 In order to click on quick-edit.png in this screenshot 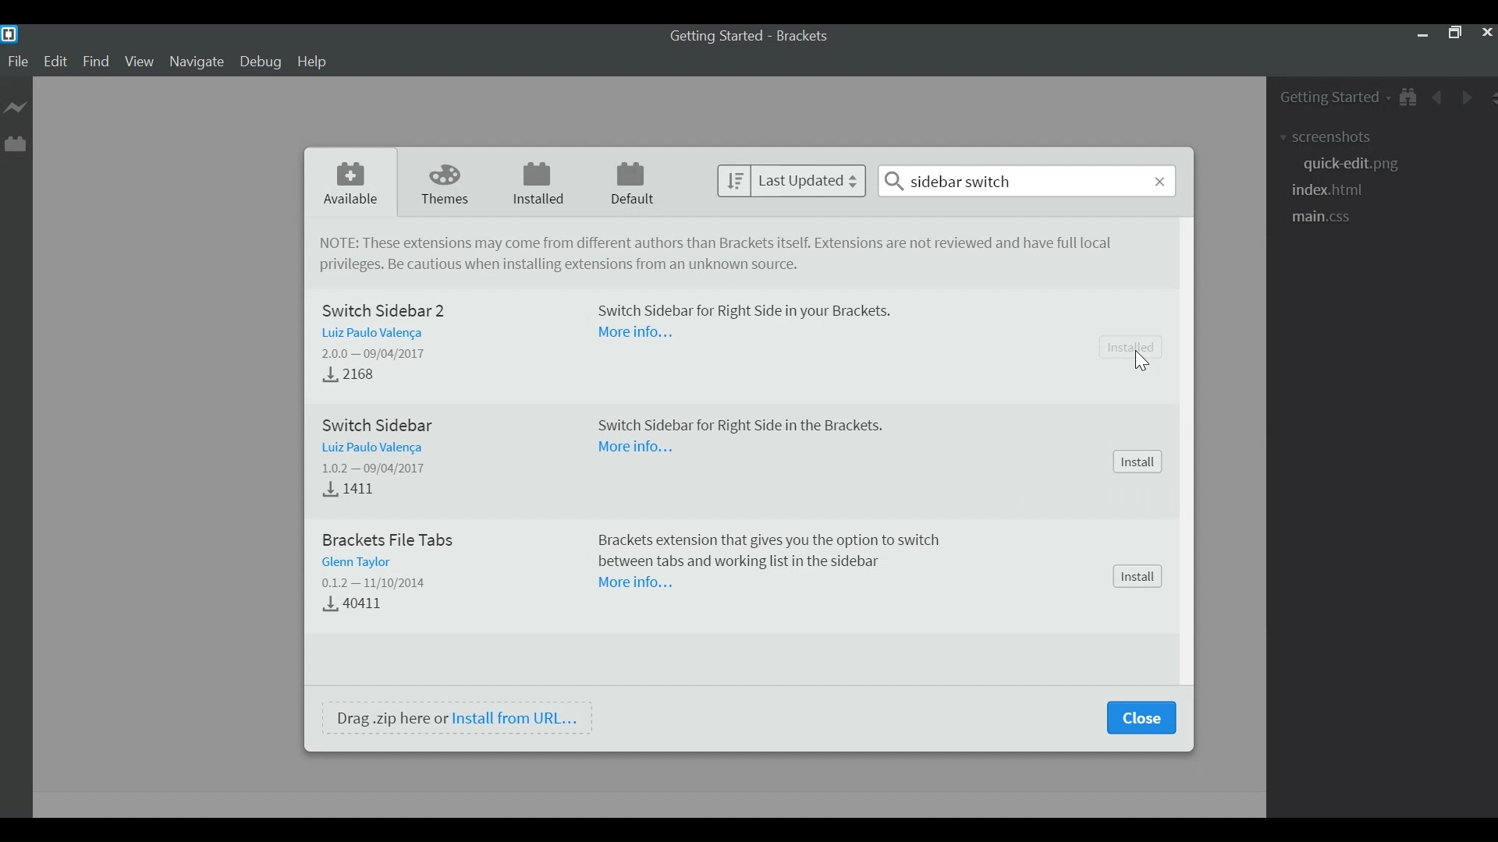, I will do `click(1351, 166)`.